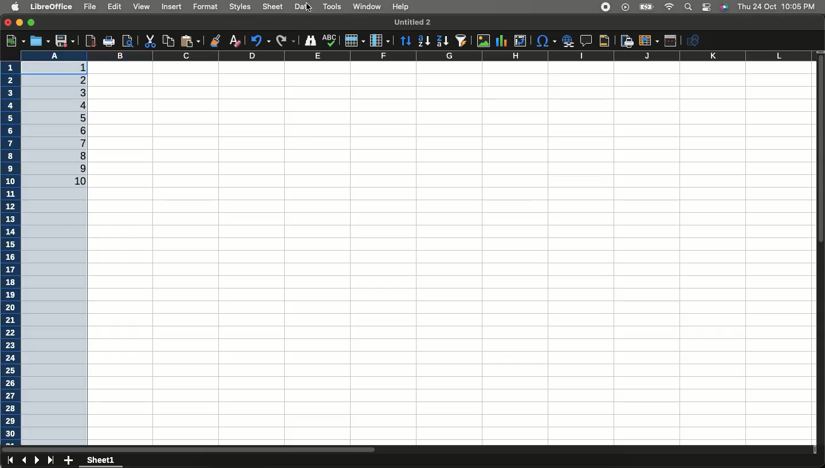  I want to click on Open, so click(39, 41).